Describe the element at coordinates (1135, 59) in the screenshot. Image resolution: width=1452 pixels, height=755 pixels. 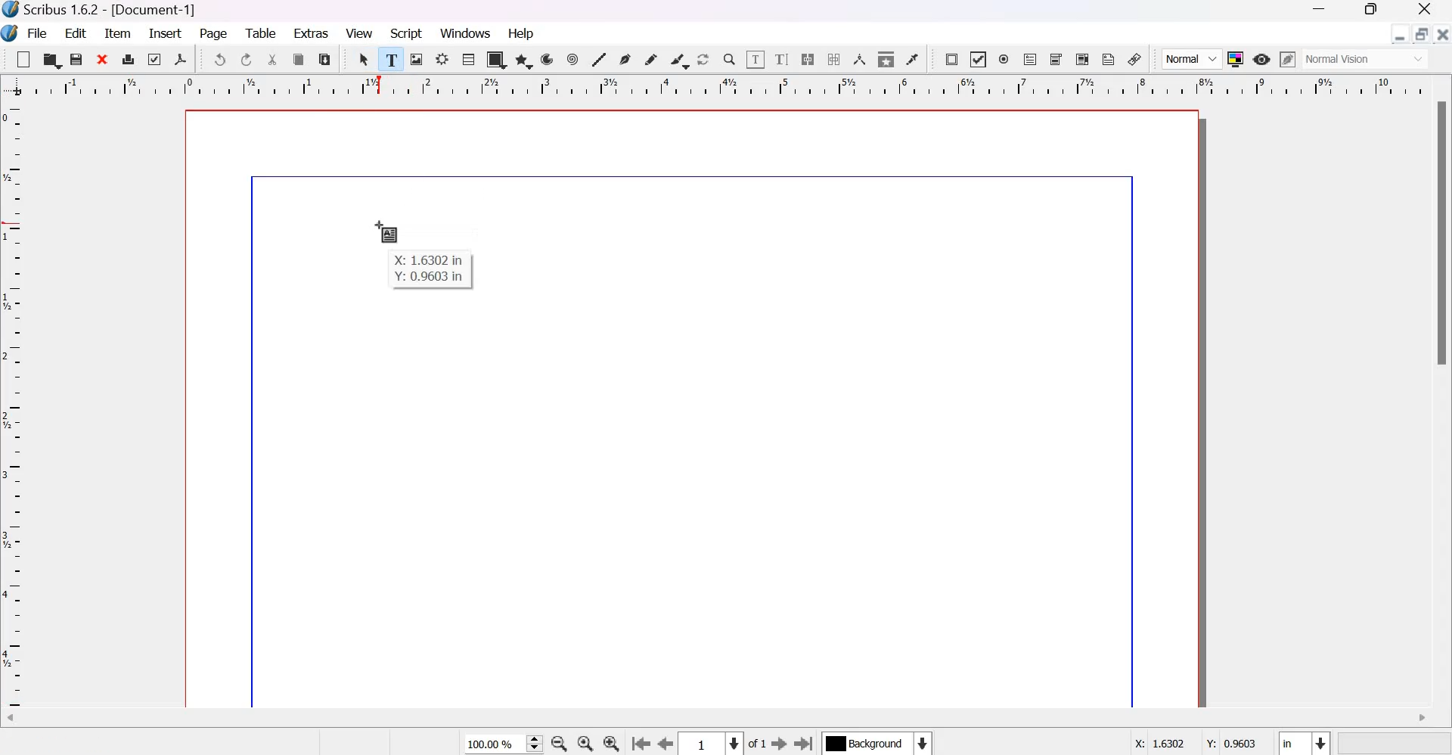
I see `Link annotation` at that location.